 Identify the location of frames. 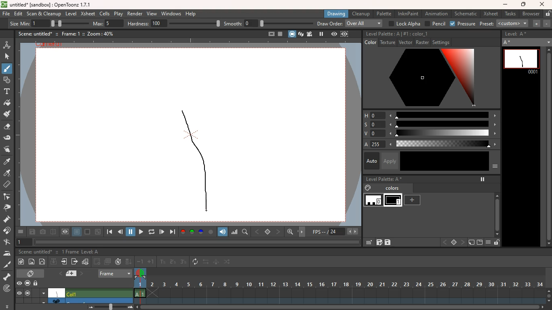
(346, 285).